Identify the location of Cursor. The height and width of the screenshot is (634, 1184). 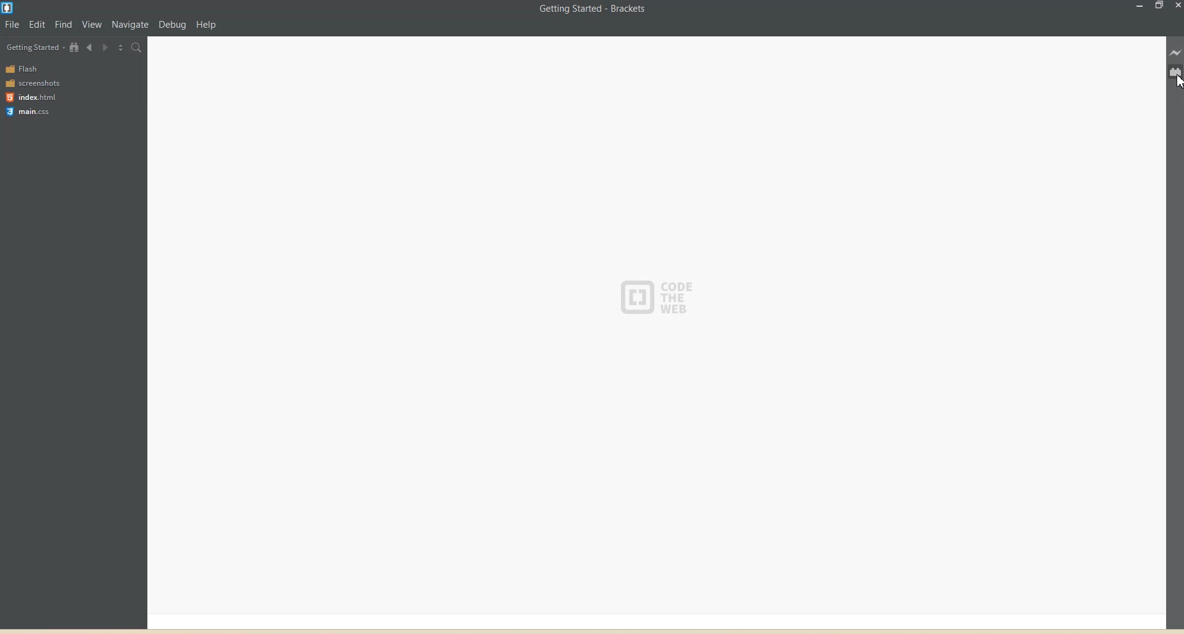
(1177, 82).